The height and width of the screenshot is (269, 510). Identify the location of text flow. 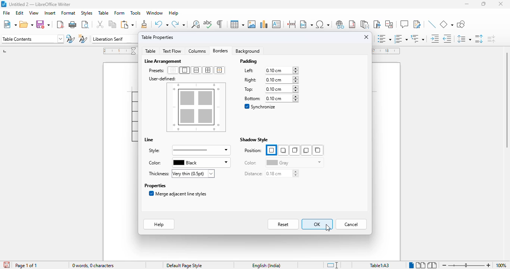
(172, 51).